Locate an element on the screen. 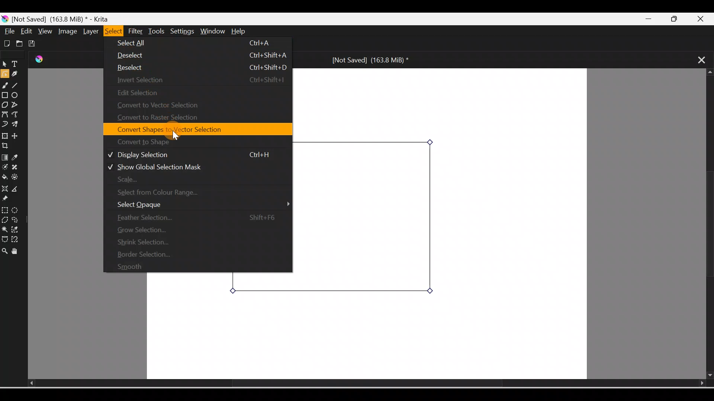  Open existing document is located at coordinates (18, 43).